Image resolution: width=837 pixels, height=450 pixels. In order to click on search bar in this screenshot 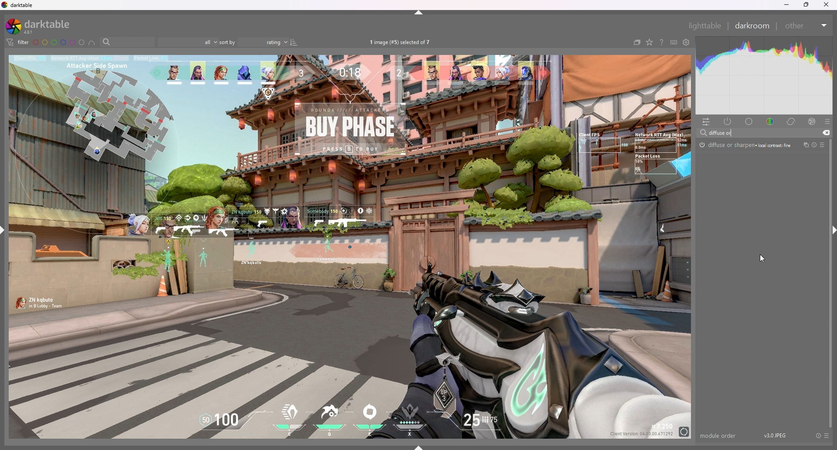, I will do `click(127, 42)`.